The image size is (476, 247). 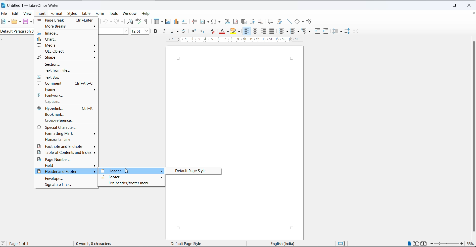 What do you see at coordinates (67, 33) in the screenshot?
I see `image` at bounding box center [67, 33].